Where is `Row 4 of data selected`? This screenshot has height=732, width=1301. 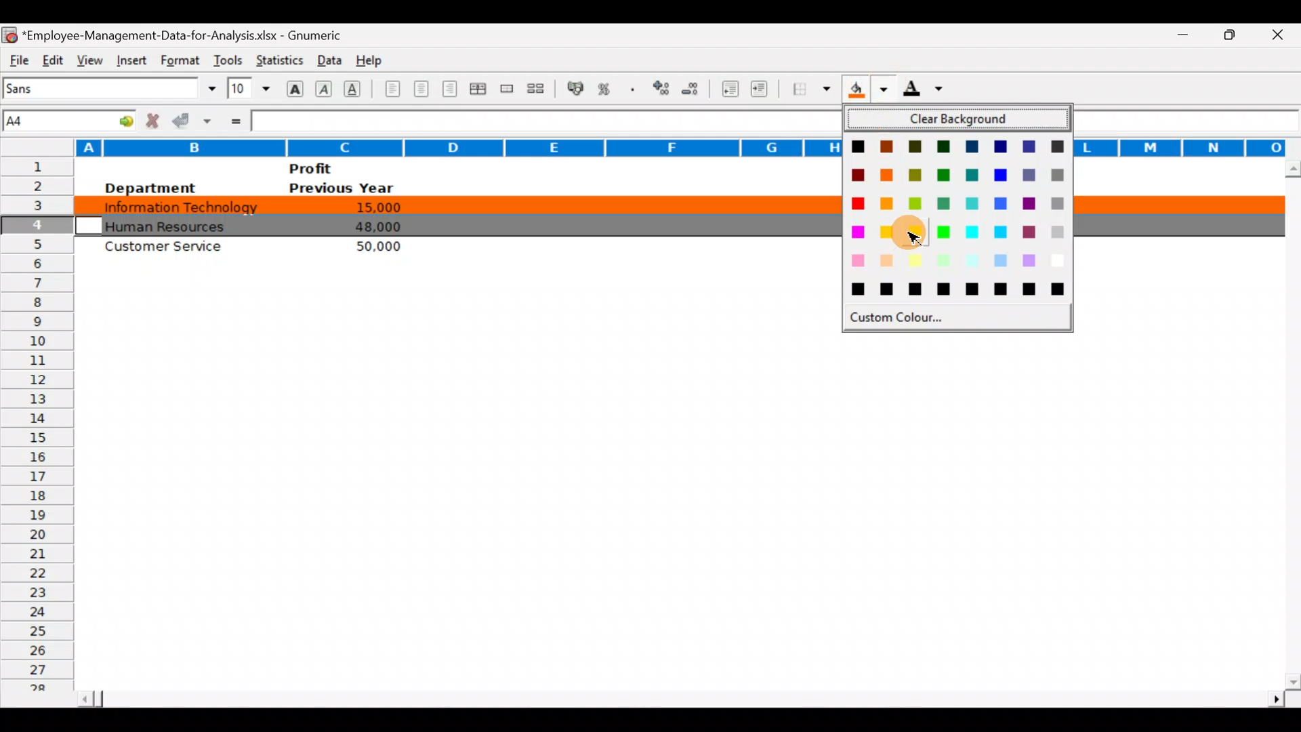
Row 4 of data selected is located at coordinates (457, 224).